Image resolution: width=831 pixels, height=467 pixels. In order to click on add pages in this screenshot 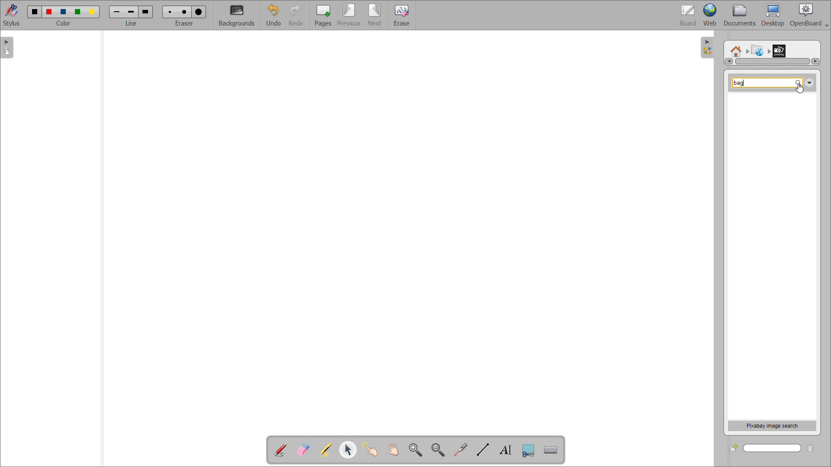, I will do `click(323, 15)`.